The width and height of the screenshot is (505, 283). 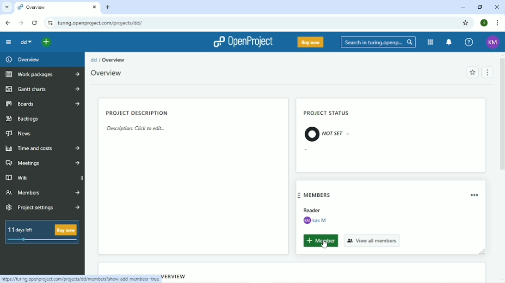 What do you see at coordinates (43, 178) in the screenshot?
I see `Wiki` at bounding box center [43, 178].